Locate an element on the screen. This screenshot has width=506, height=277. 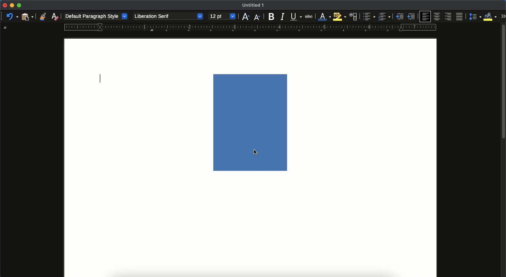
indented  is located at coordinates (399, 17).